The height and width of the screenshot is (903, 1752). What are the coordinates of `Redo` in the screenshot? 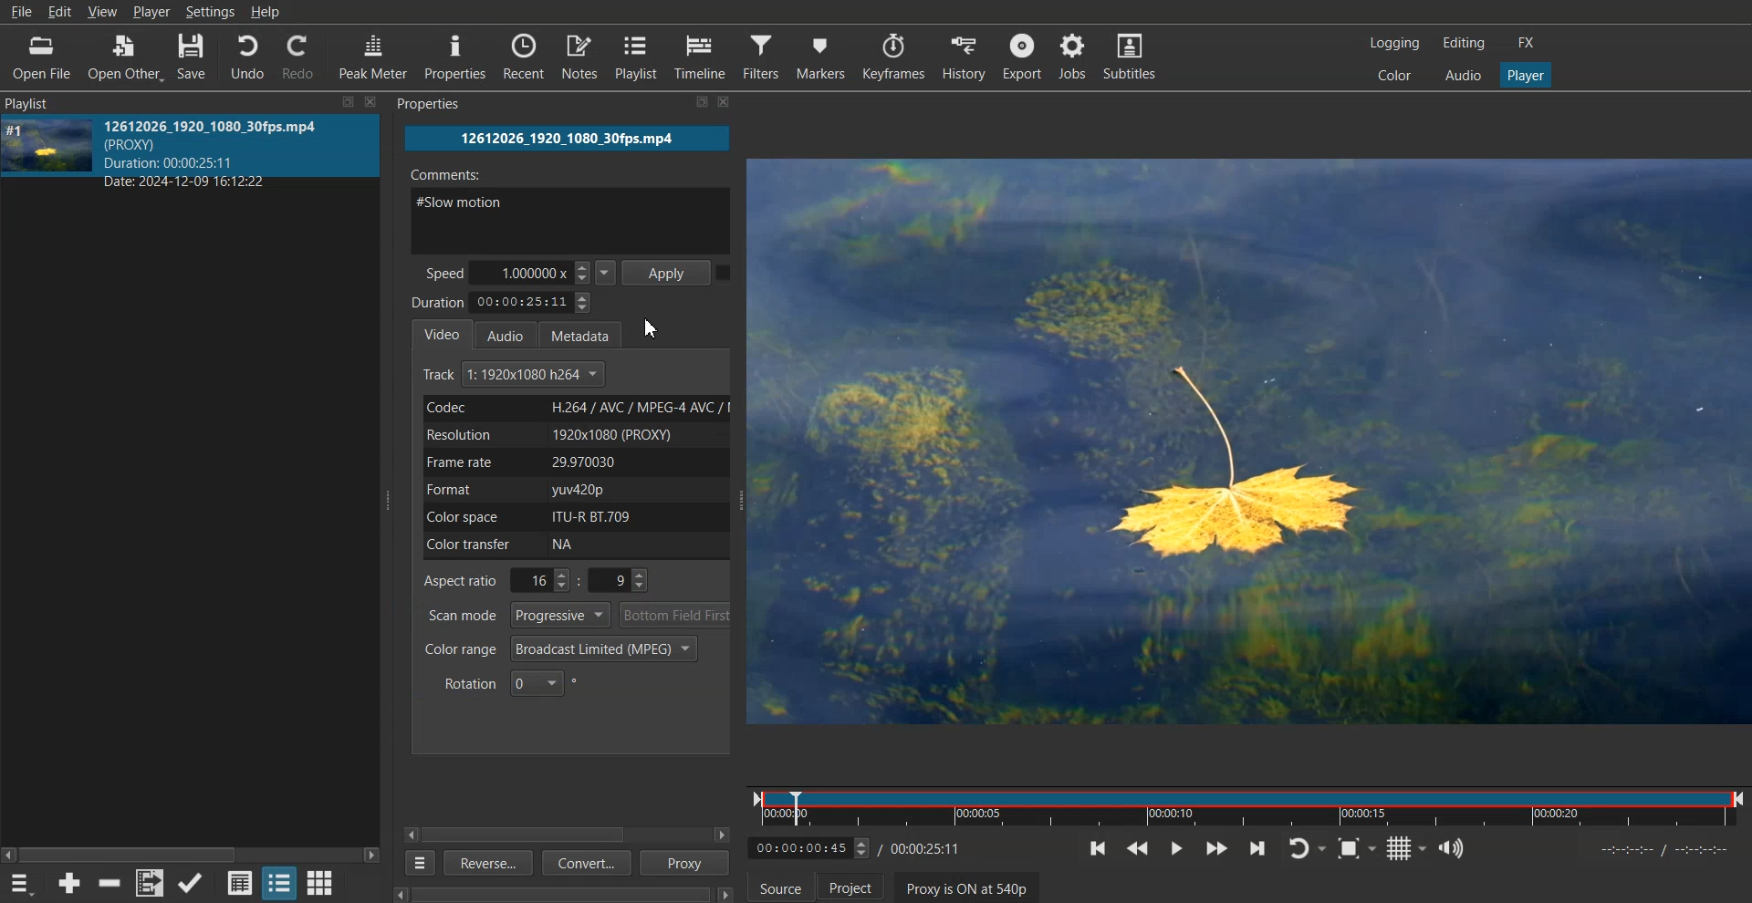 It's located at (302, 56).